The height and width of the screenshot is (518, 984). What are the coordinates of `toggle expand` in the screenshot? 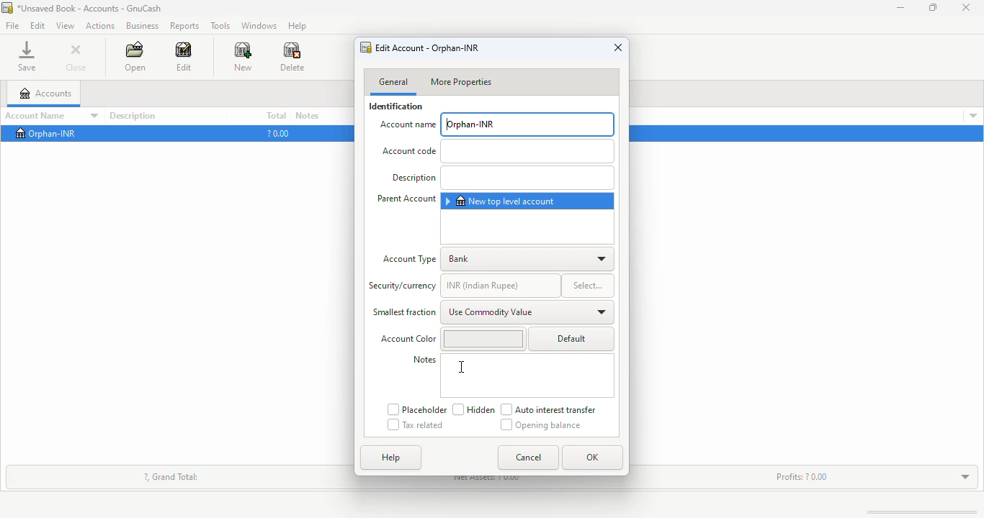 It's located at (965, 477).